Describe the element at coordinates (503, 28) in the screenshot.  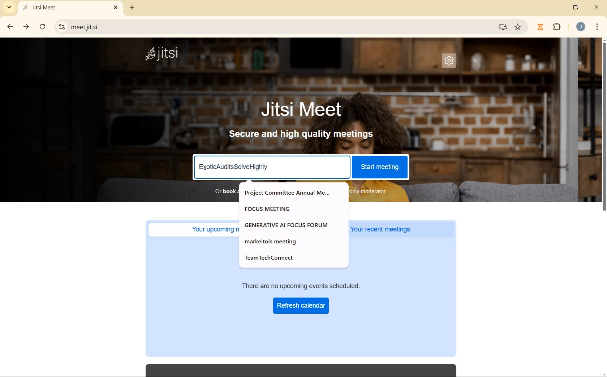
I see `install` at that location.